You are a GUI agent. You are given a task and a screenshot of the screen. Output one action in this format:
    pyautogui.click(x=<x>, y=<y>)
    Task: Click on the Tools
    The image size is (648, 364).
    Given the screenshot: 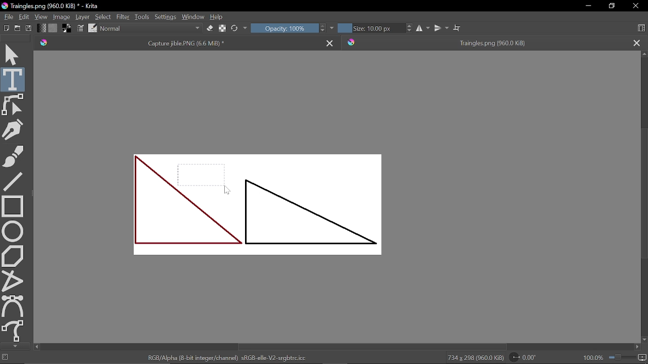 What is the action you would take?
    pyautogui.click(x=141, y=18)
    